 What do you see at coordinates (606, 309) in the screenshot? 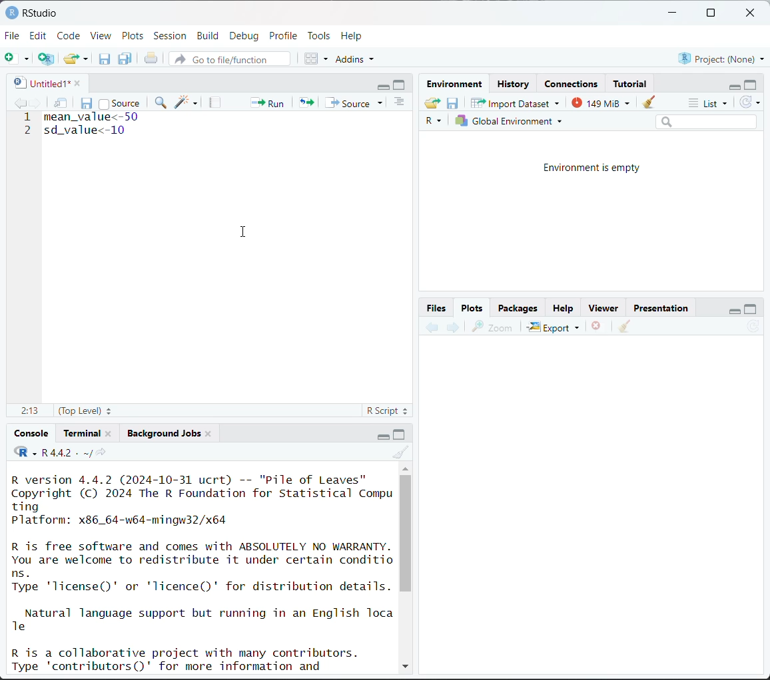
I see `Viewer` at bounding box center [606, 309].